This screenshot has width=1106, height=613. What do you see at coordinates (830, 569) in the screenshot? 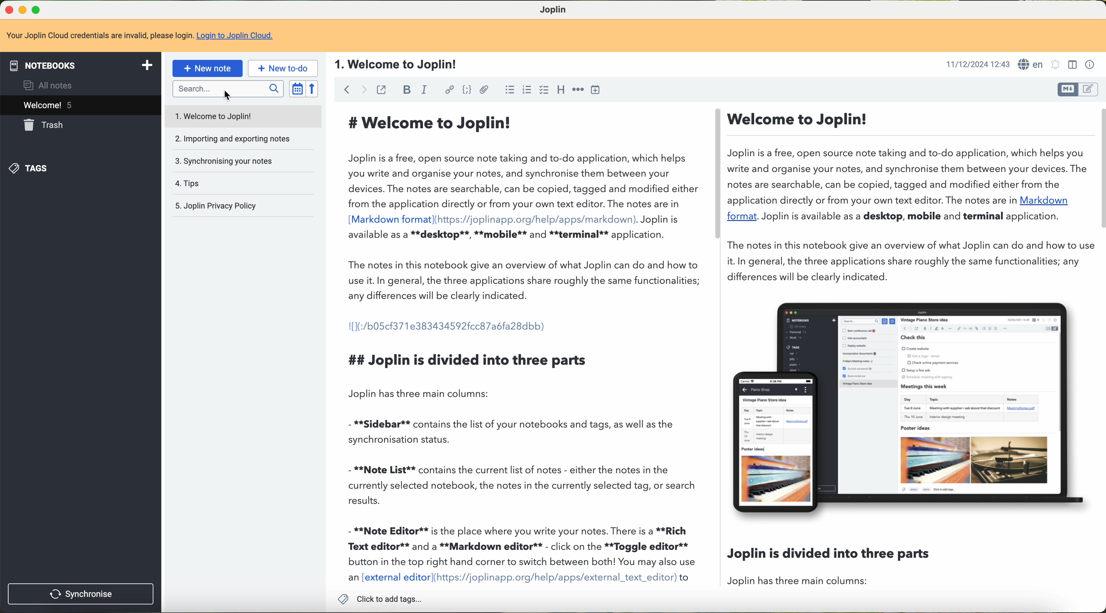
I see `Joplin is divided into three parts Joplin has three main columns:` at bounding box center [830, 569].